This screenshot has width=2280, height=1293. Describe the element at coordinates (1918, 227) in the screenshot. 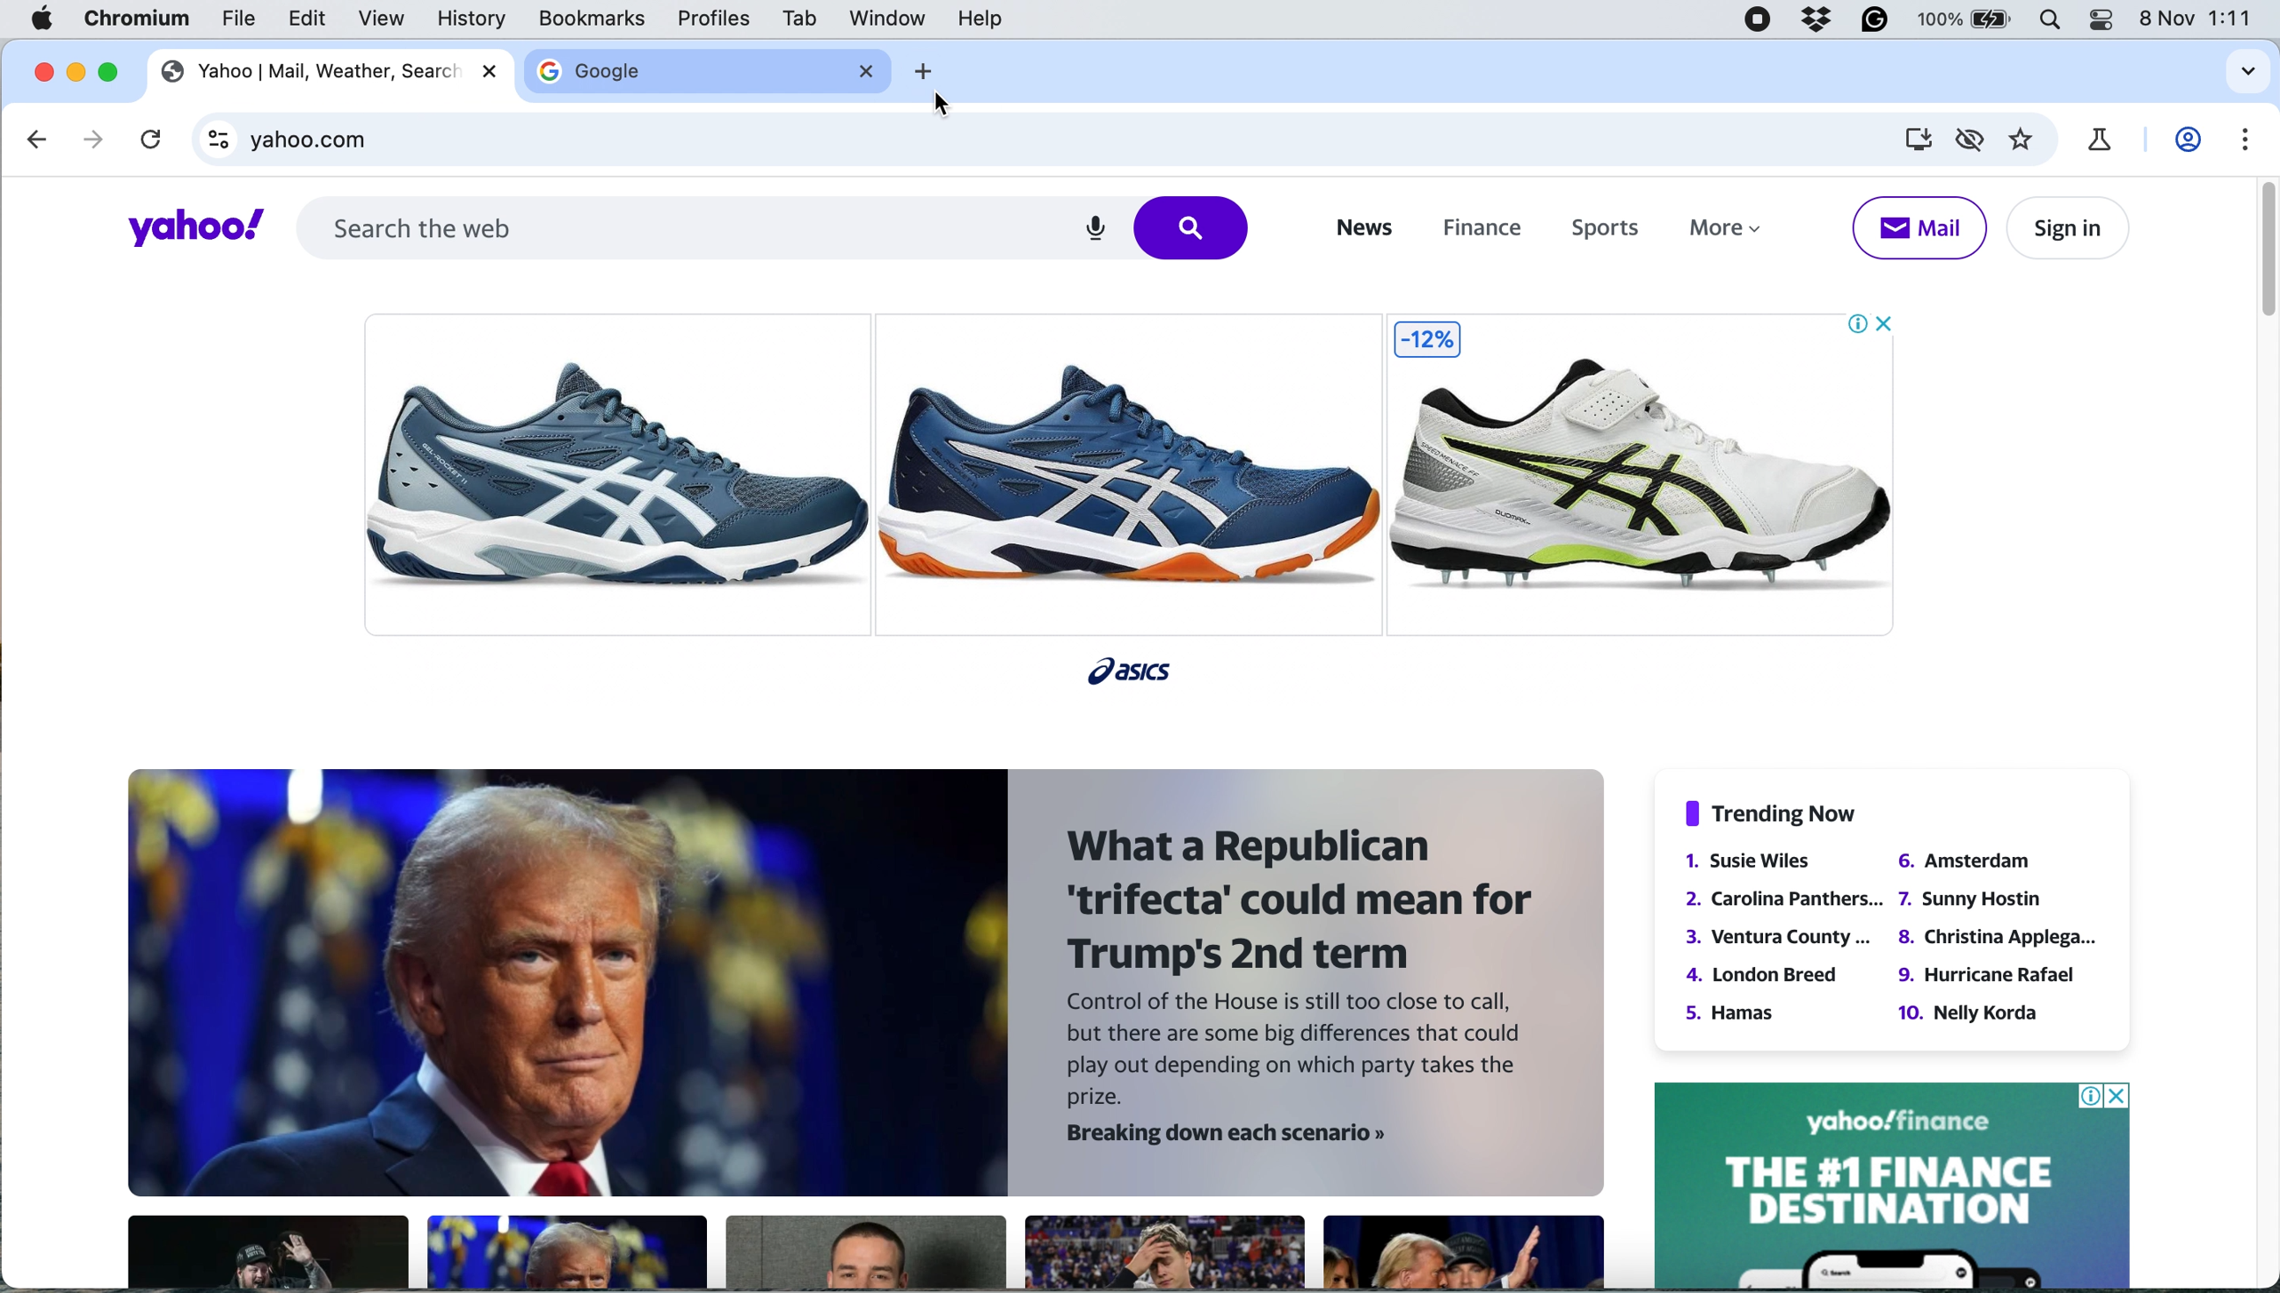

I see `mail` at that location.